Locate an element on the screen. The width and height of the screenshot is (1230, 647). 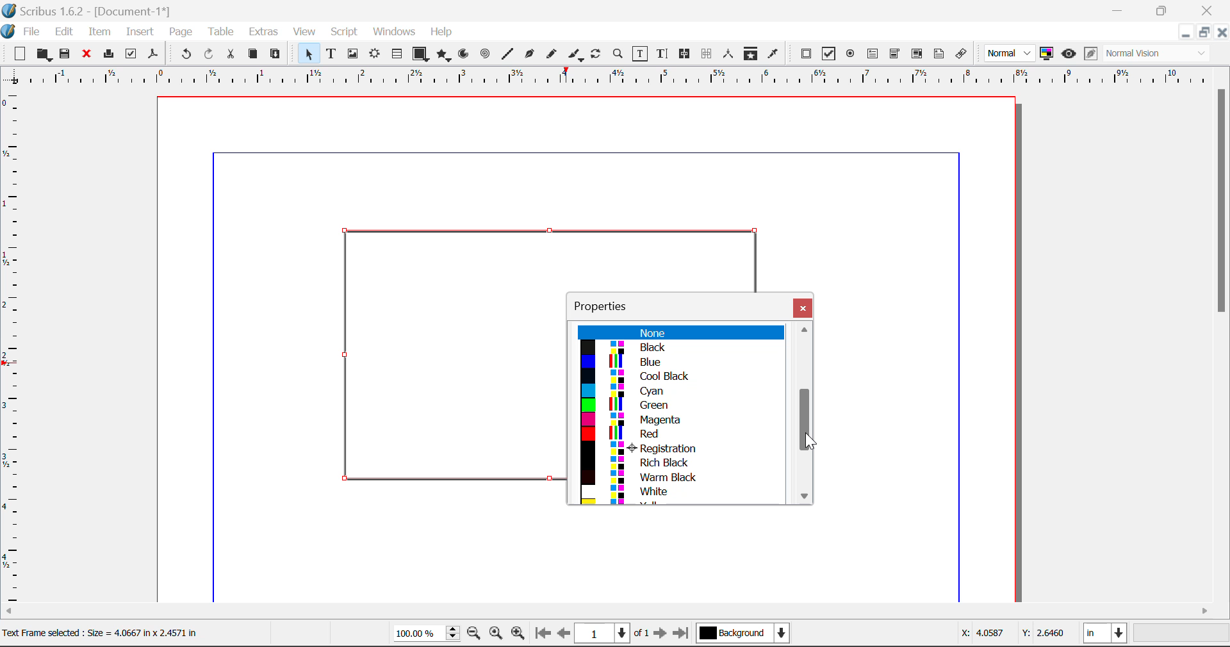
Zoom is located at coordinates (619, 53).